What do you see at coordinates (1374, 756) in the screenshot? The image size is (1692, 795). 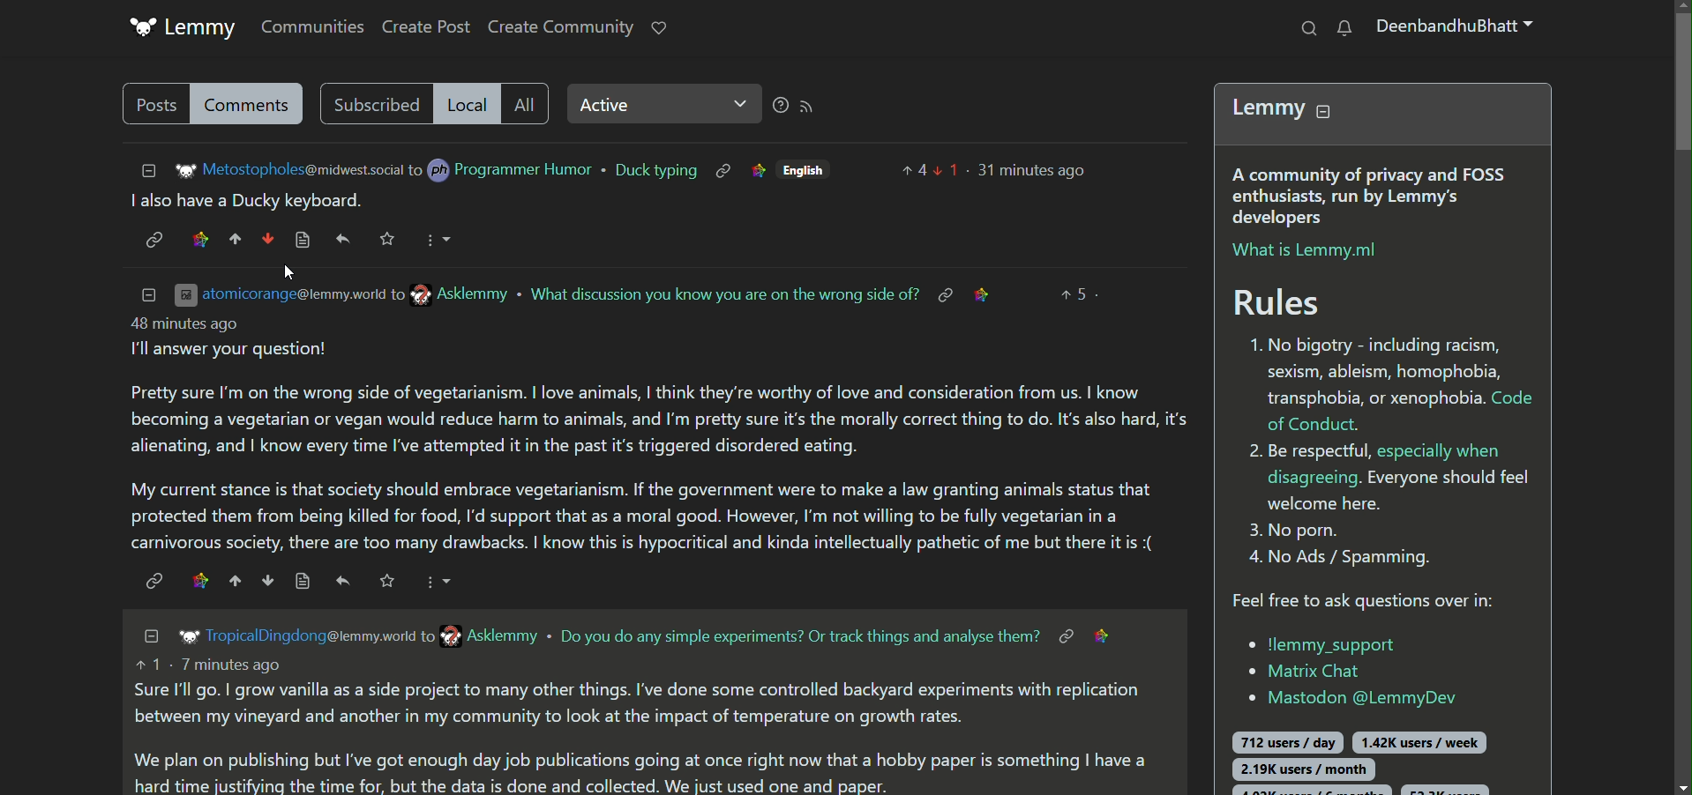 I see `user stats` at bounding box center [1374, 756].